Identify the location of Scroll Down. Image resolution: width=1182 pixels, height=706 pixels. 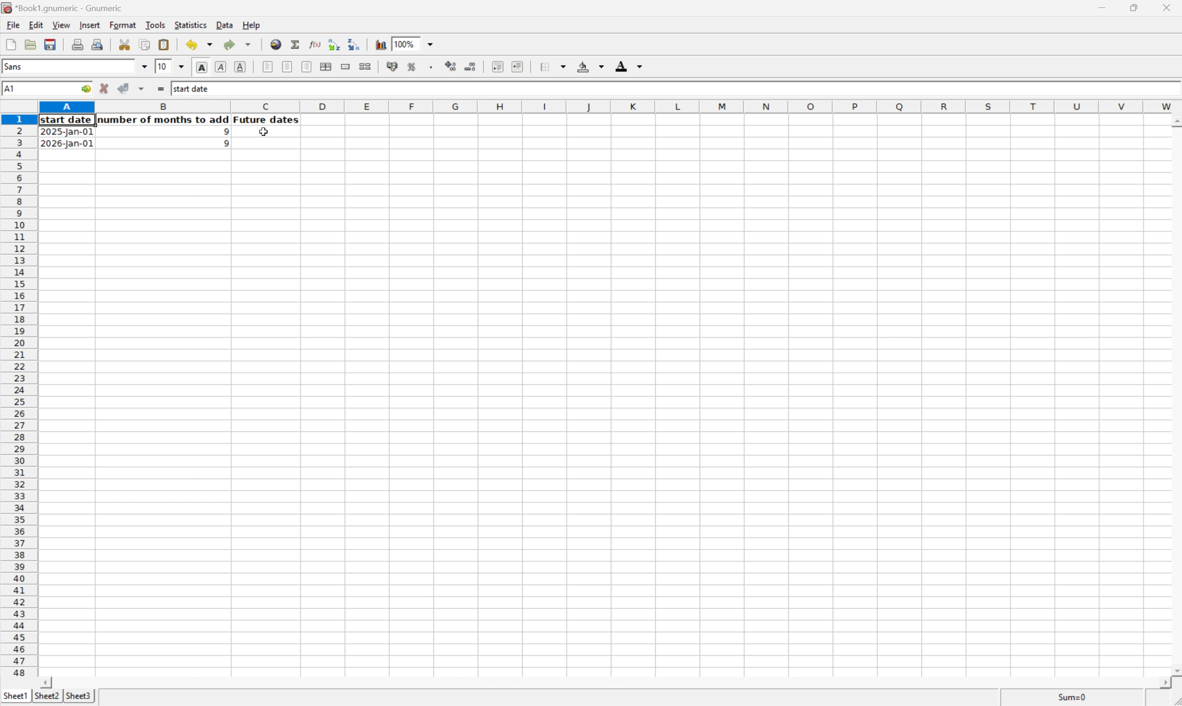
(1174, 669).